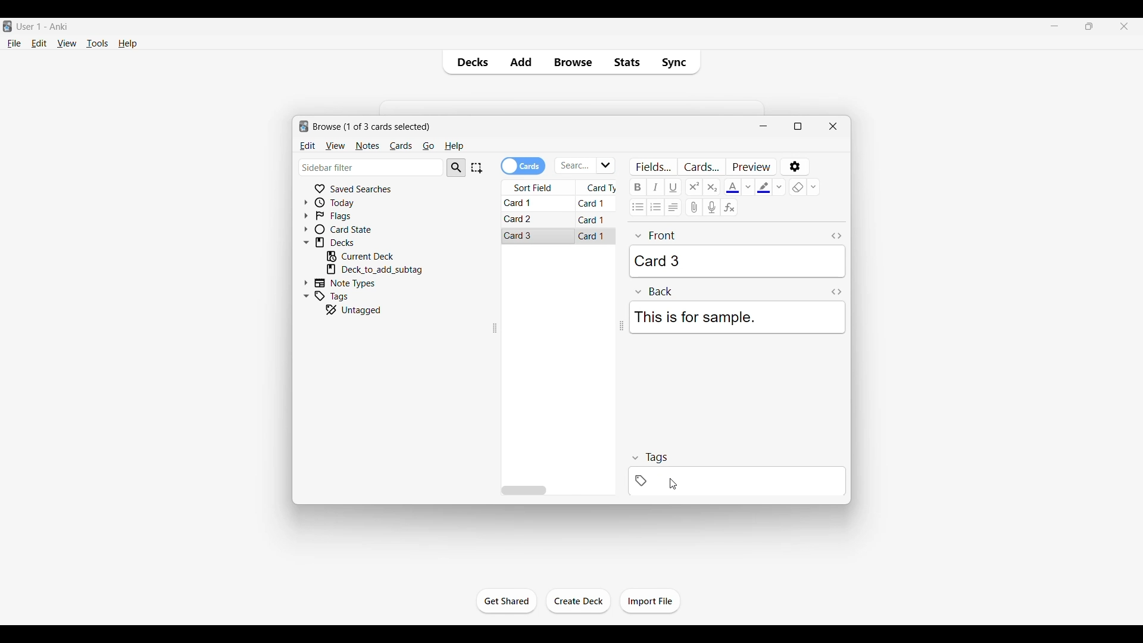 The image size is (1143, 643). I want to click on Click to go to Today, so click(352, 202).